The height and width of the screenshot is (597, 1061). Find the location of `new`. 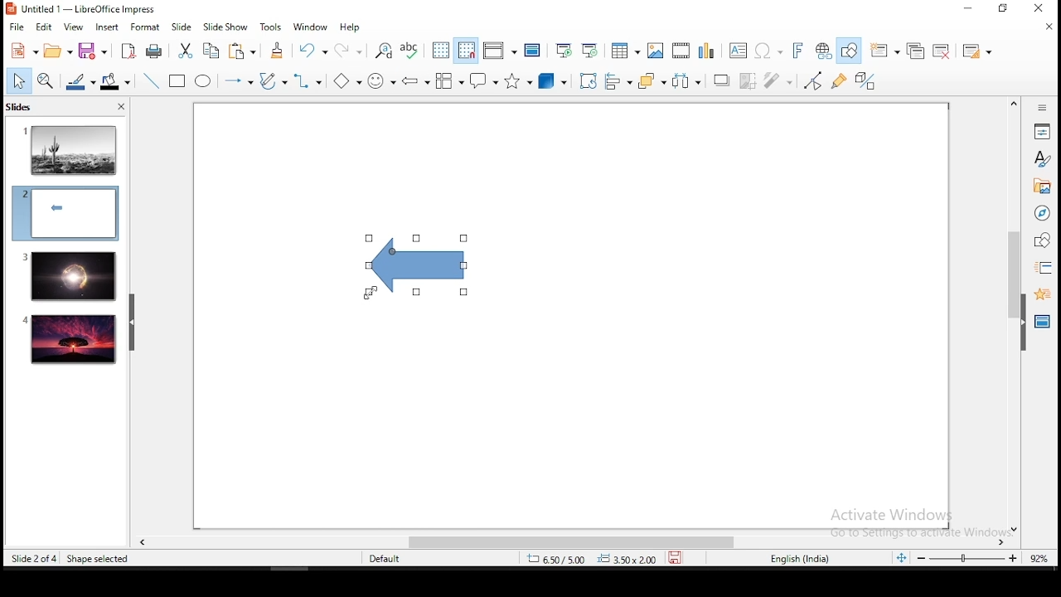

new is located at coordinates (21, 51).